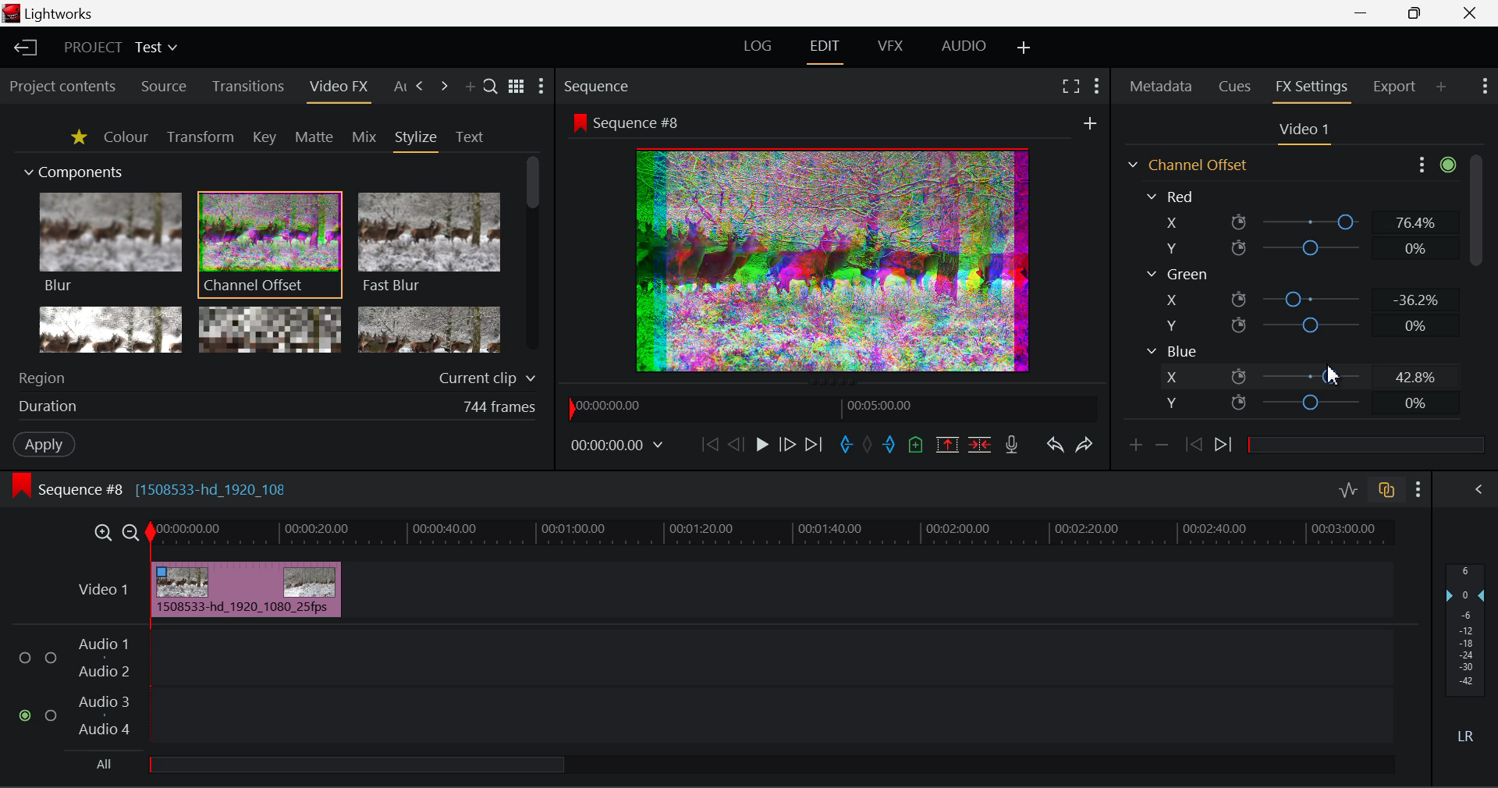 This screenshot has width=1498, height=788. I want to click on Transitions, so click(247, 86).